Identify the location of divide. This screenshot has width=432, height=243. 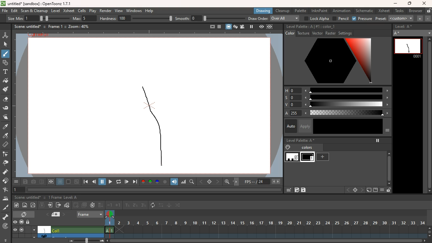
(41, 181).